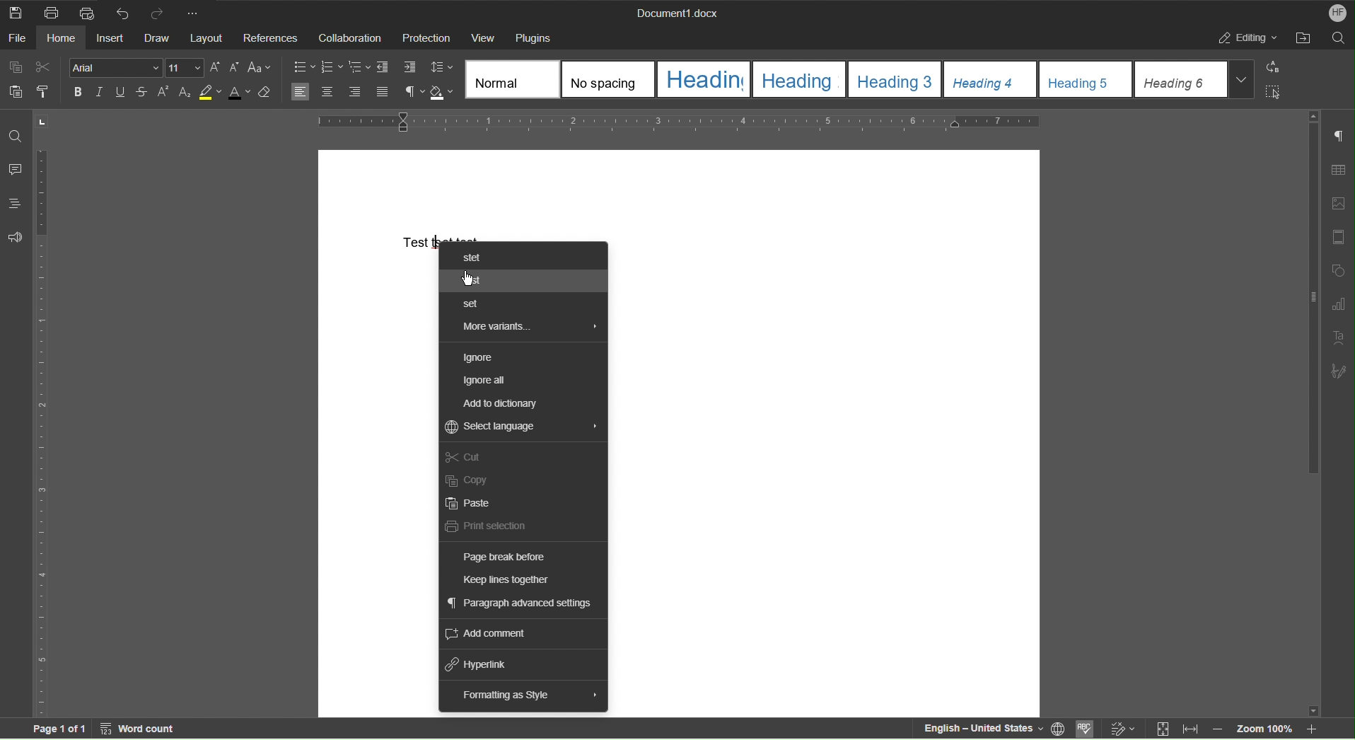 This screenshot has width=1355, height=740. What do you see at coordinates (78, 91) in the screenshot?
I see `Bold` at bounding box center [78, 91].